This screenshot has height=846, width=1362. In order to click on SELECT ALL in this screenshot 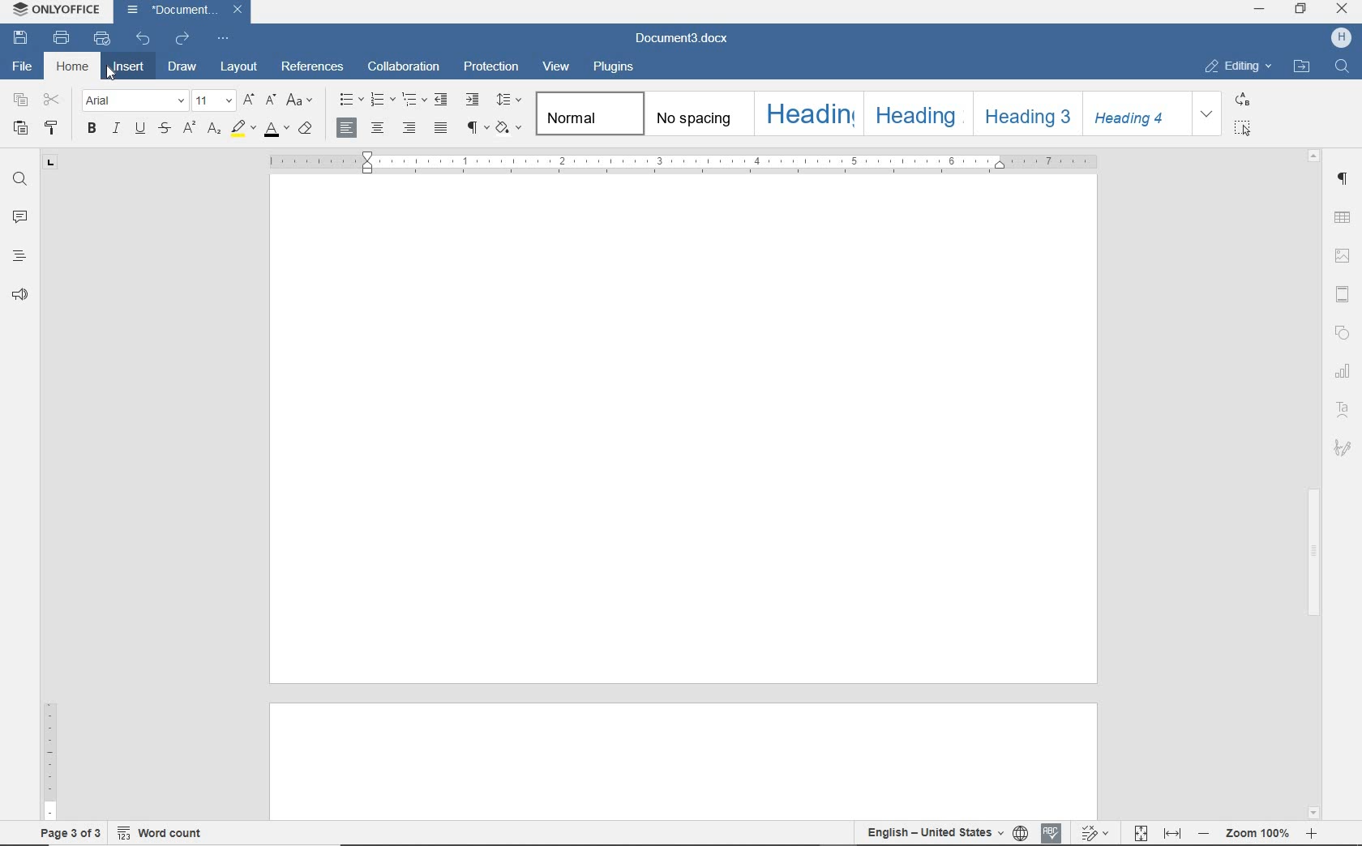, I will do `click(1249, 129)`.